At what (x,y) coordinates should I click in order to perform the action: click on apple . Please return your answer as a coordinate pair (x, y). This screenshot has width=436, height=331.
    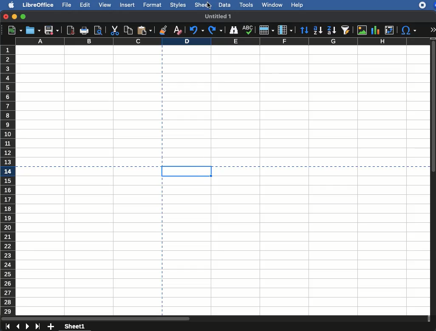
    Looking at the image, I should click on (9, 5).